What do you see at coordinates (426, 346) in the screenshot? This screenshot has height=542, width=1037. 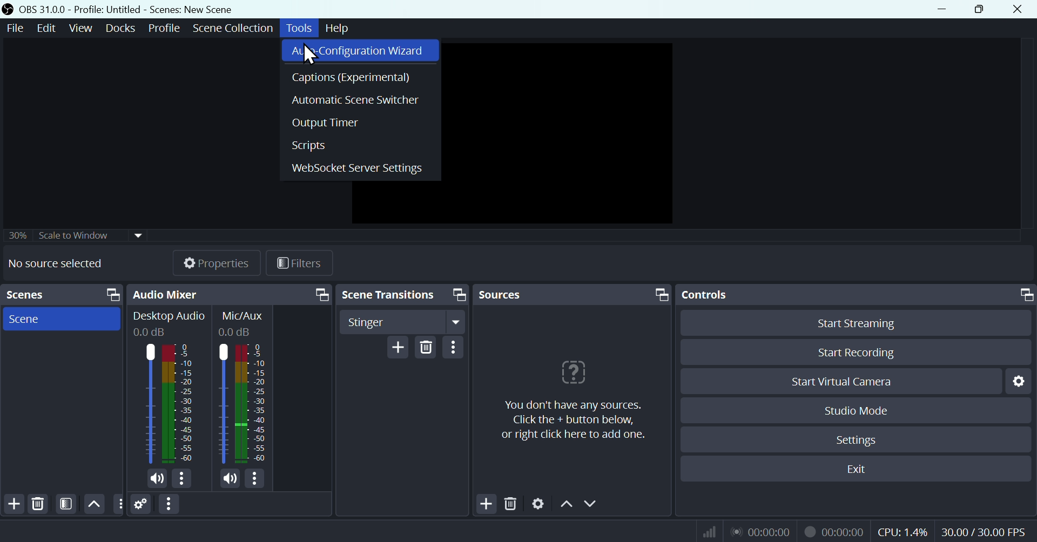 I see `Delete` at bounding box center [426, 346].